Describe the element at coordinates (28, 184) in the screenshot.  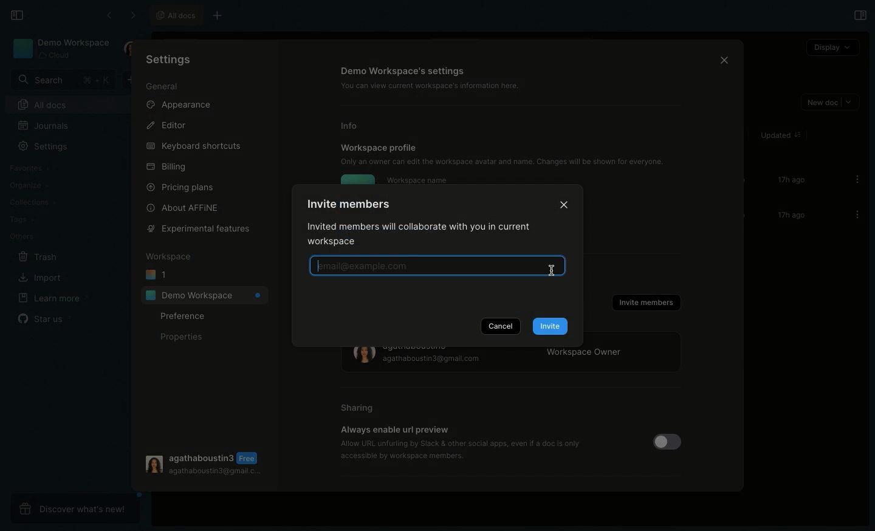
I see `Organize` at that location.